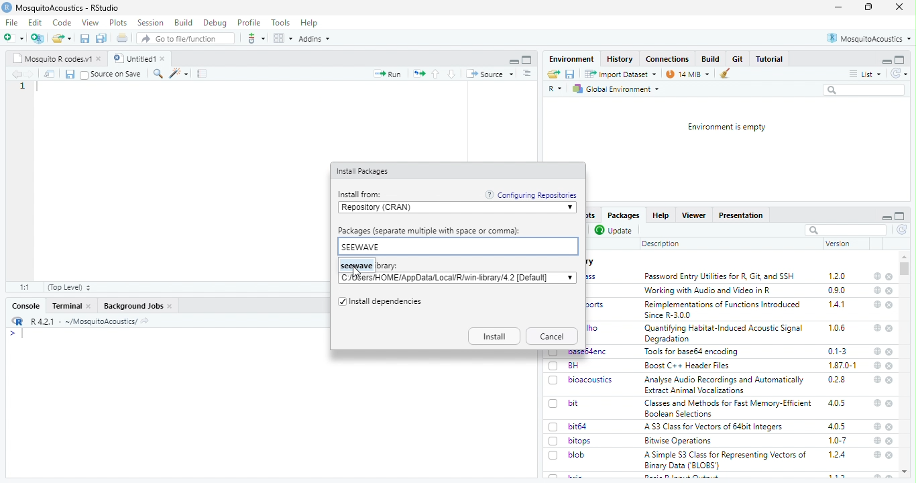 The image size is (916, 483). What do you see at coordinates (837, 380) in the screenshot?
I see `028` at bounding box center [837, 380].